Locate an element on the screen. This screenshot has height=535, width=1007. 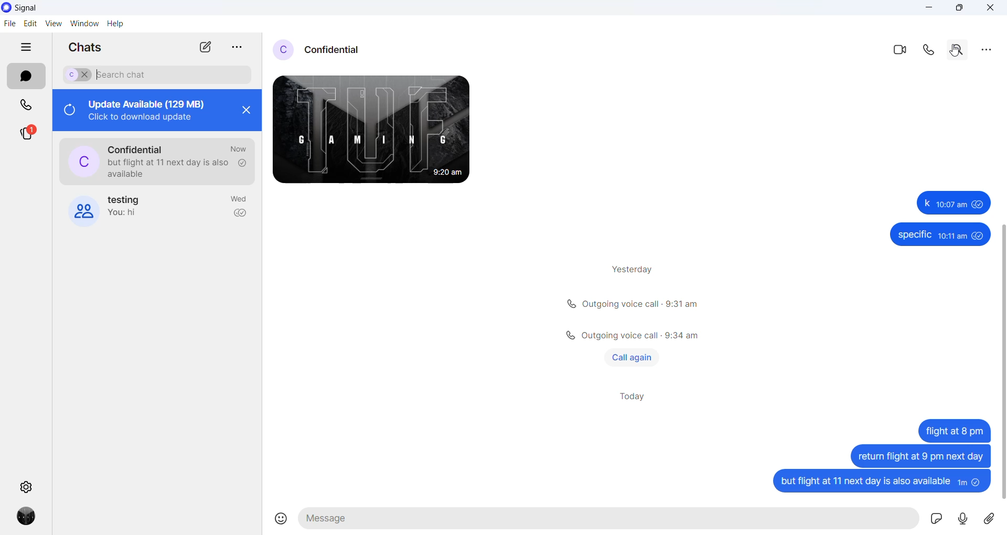
edit is located at coordinates (29, 25).